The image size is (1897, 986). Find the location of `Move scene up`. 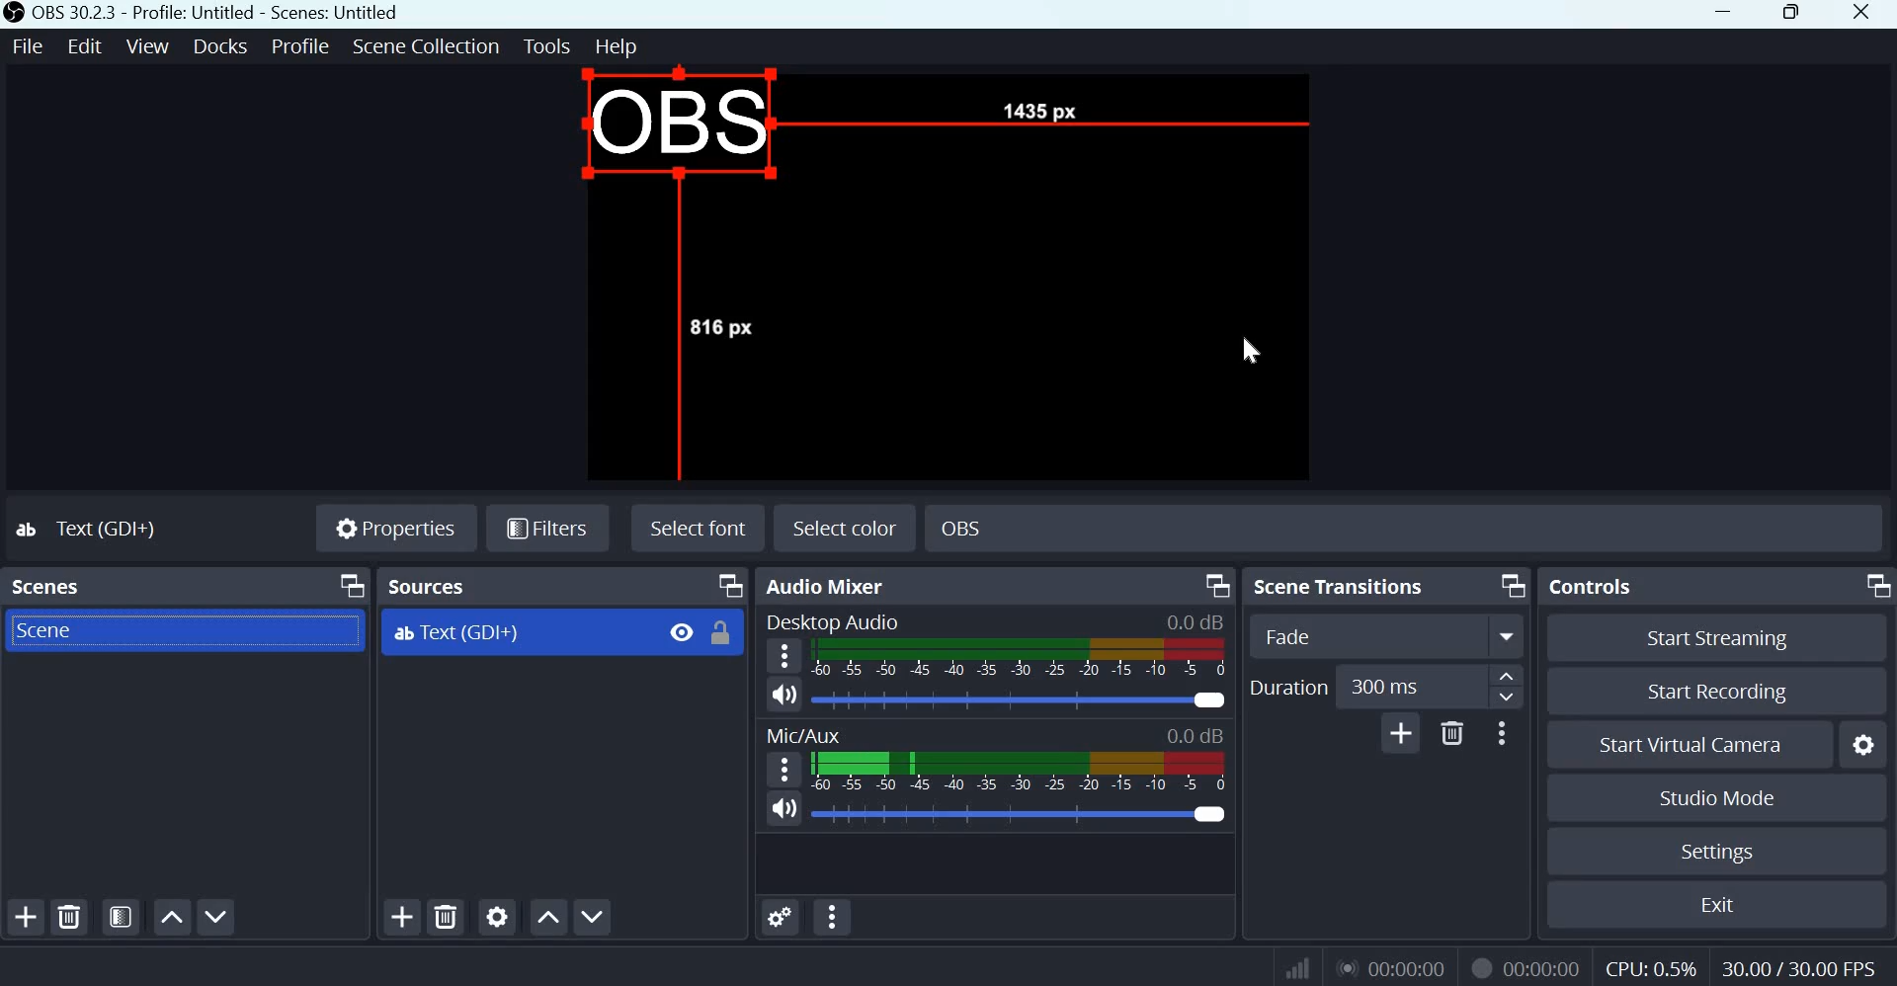

Move scene up is located at coordinates (214, 917).